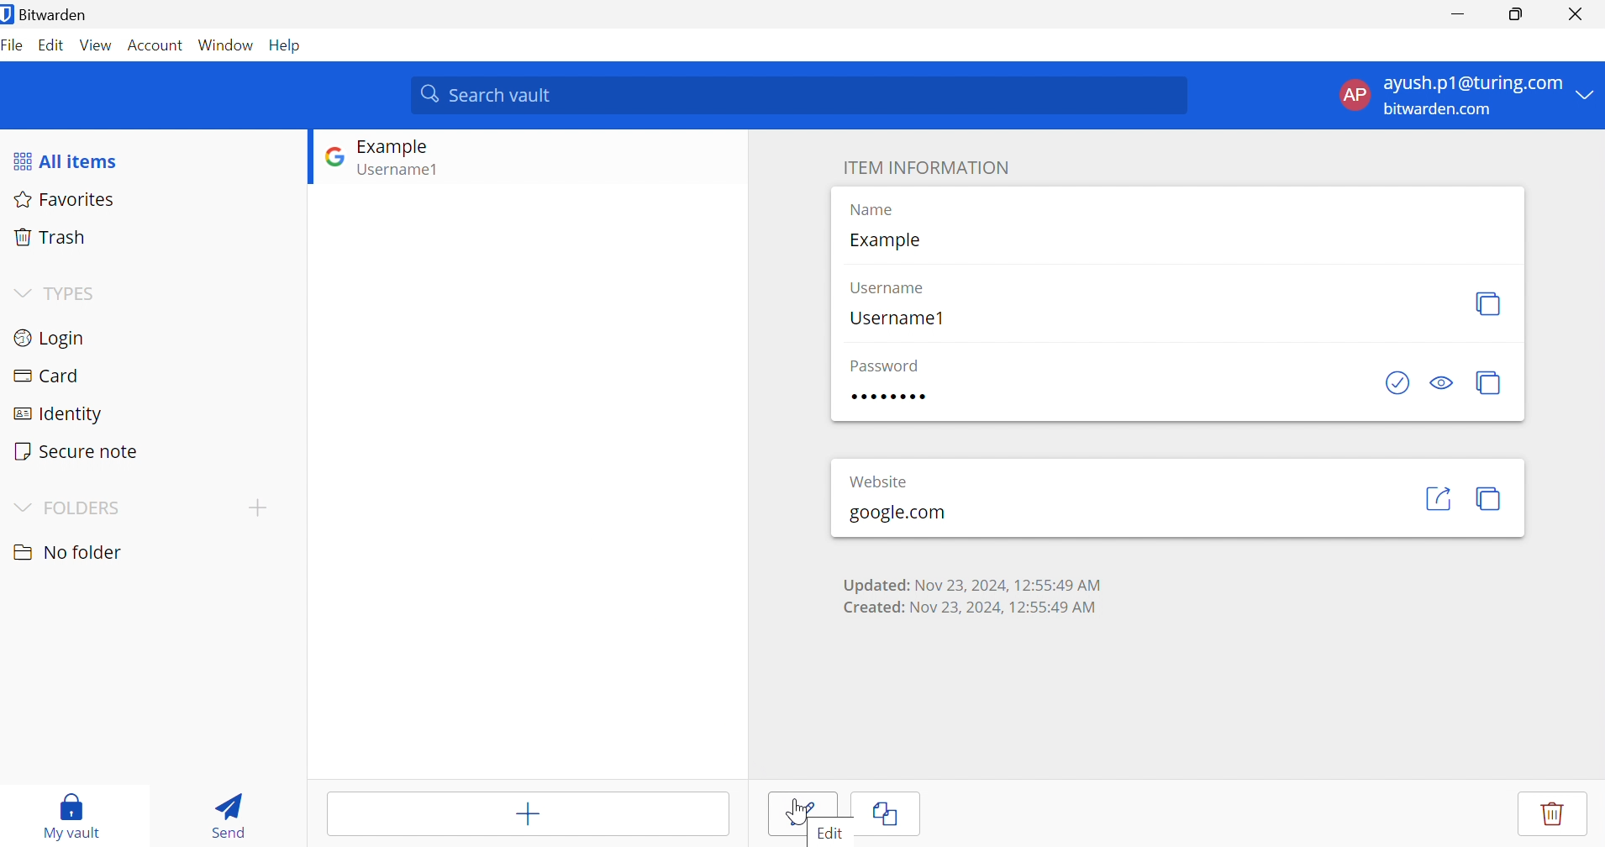 This screenshot has height=847, width=1605. What do you see at coordinates (1444, 383) in the screenshot?
I see `Toggle Visisbility` at bounding box center [1444, 383].